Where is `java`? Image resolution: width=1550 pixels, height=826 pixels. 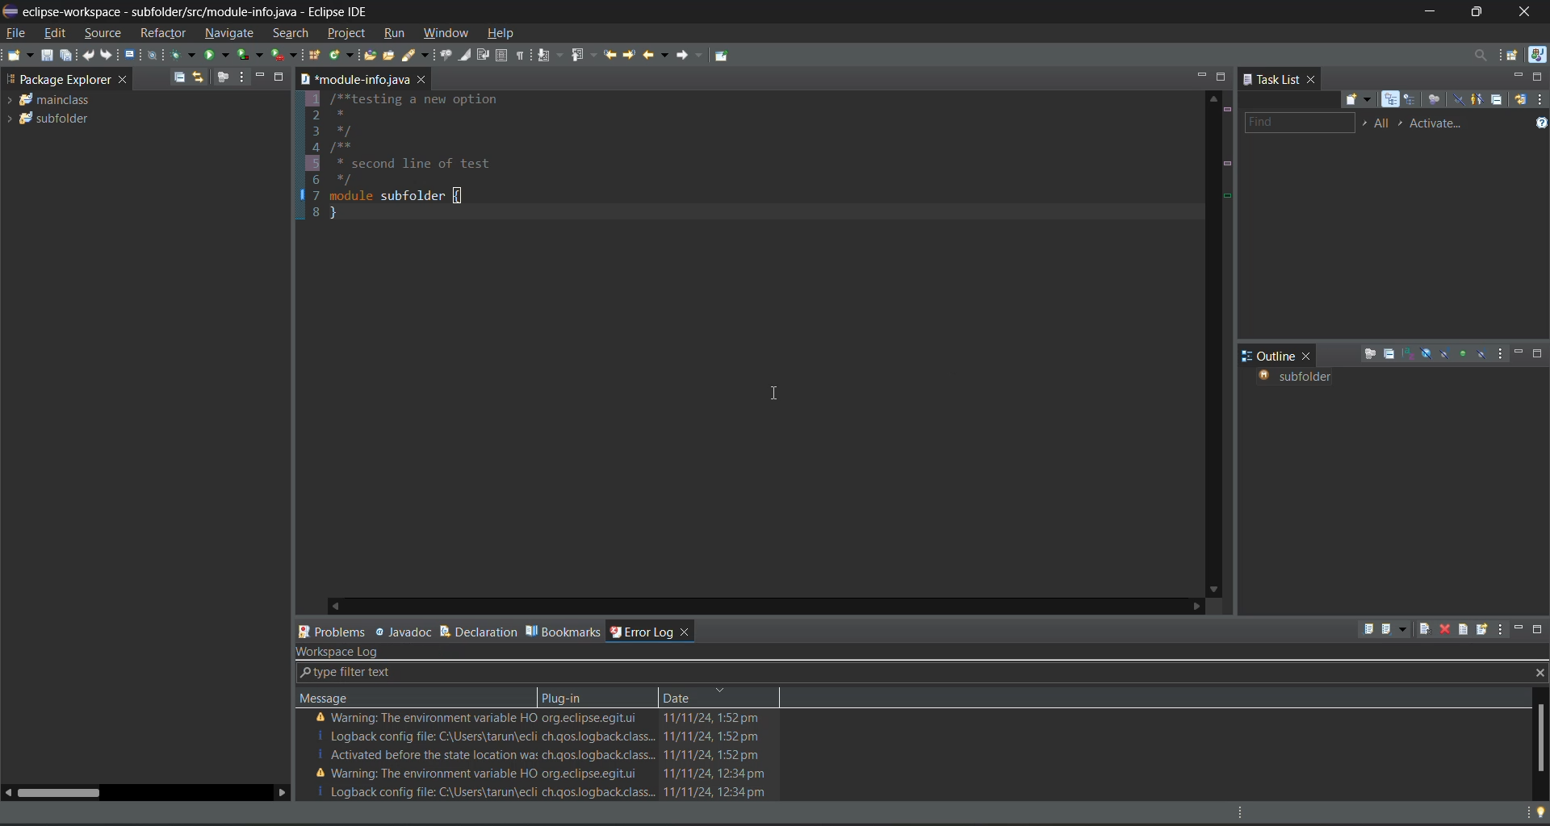 java is located at coordinates (1539, 56).